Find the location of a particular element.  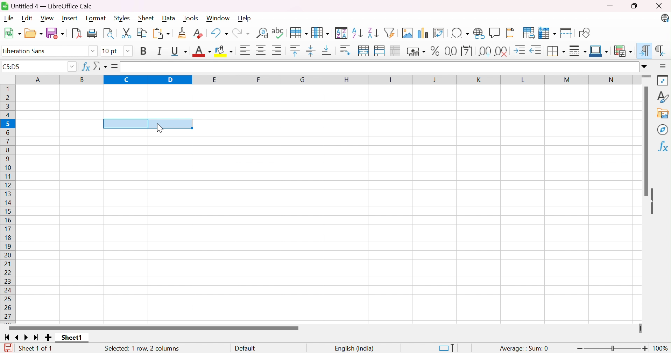

Decrease Indent is located at coordinates (538, 50).